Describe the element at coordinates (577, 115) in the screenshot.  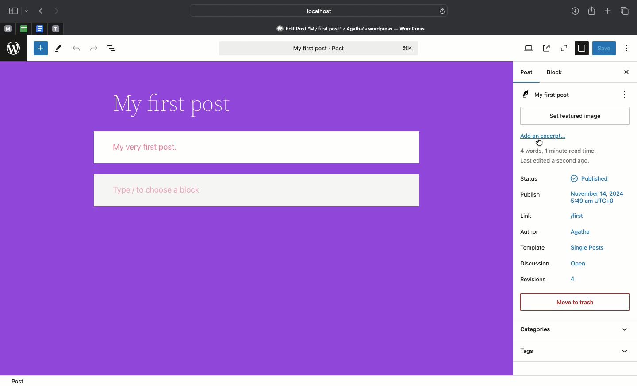
I see `Set featured image` at that location.